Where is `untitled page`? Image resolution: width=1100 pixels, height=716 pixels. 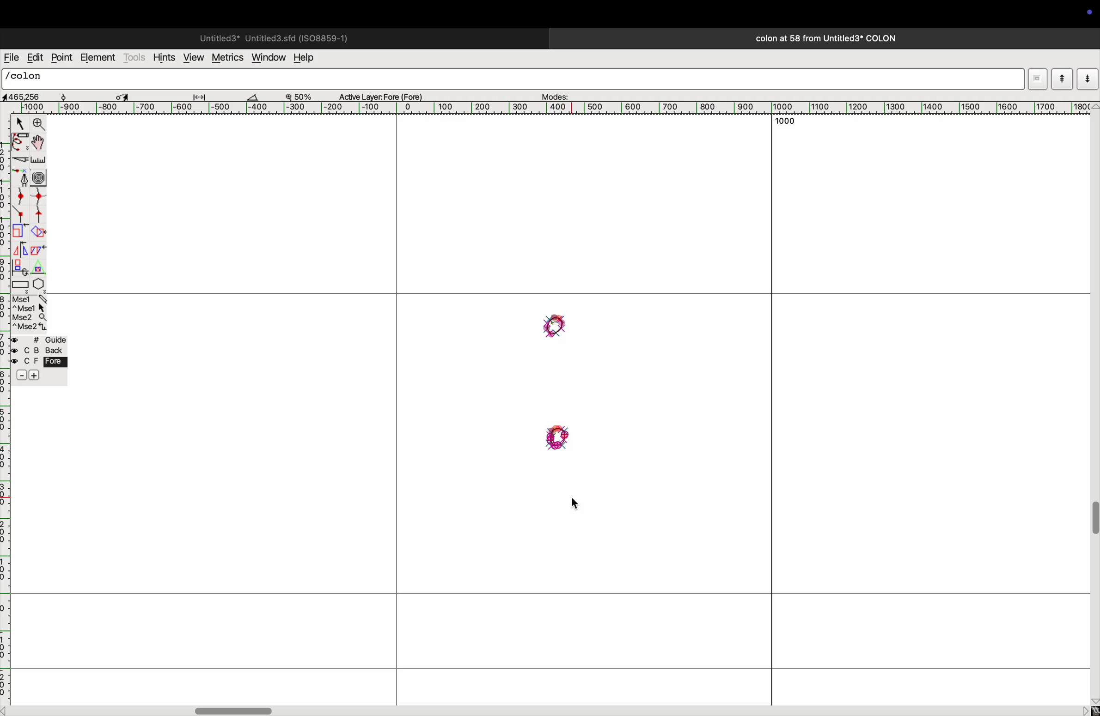
untitled page is located at coordinates (273, 37).